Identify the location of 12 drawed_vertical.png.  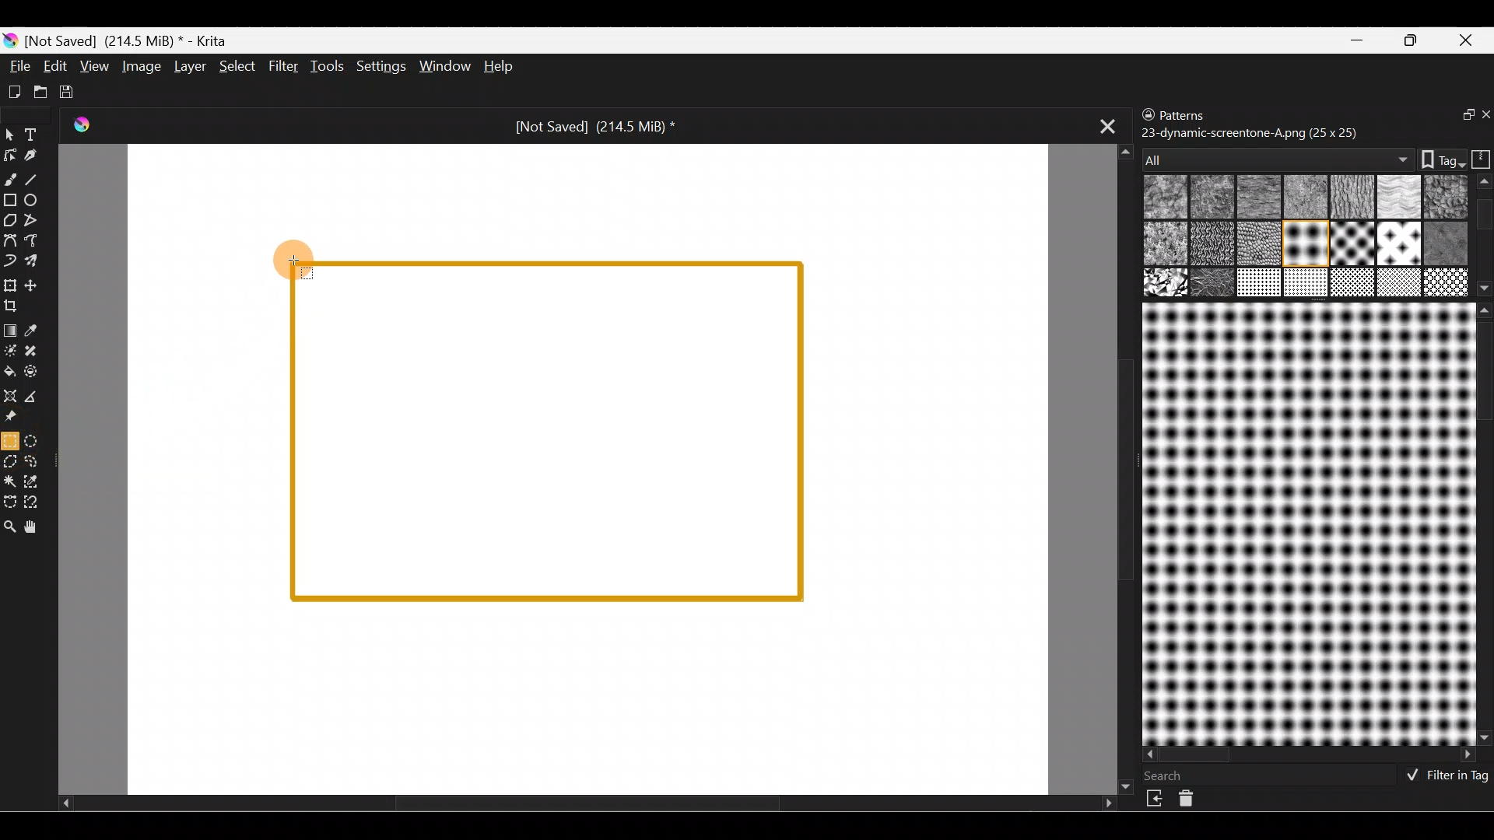
(1397, 242).